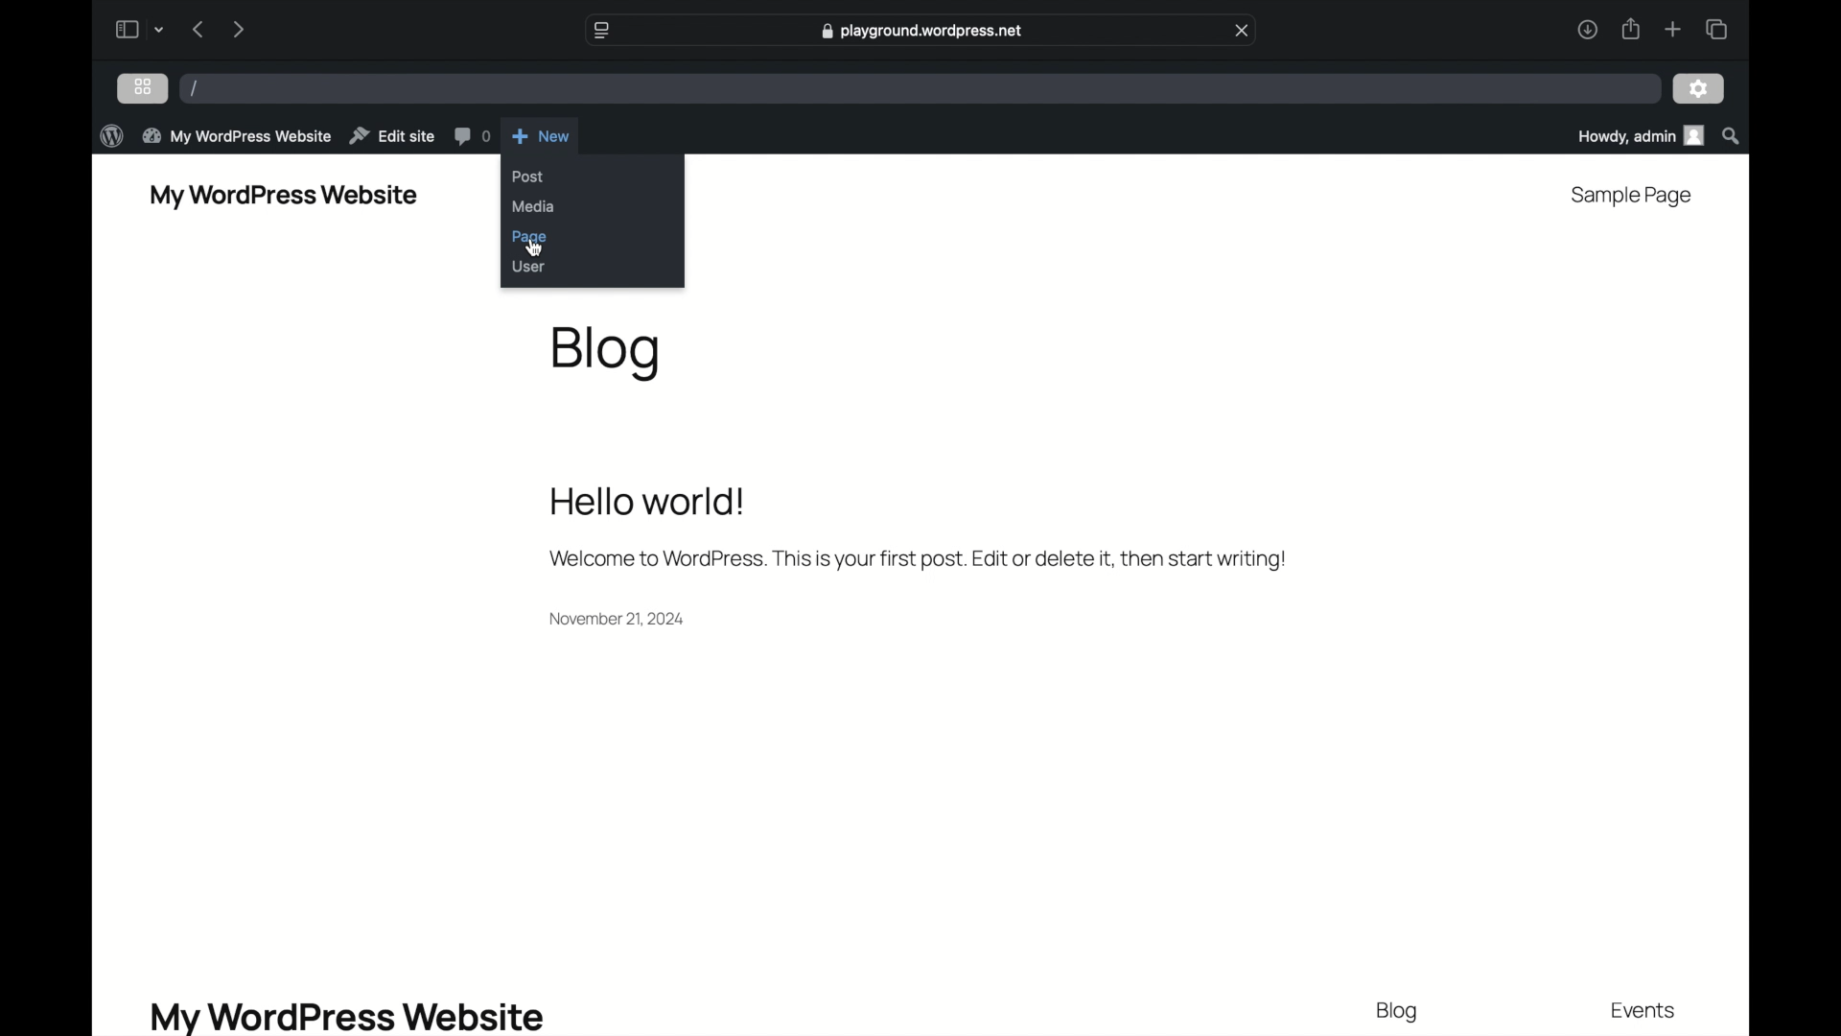 The image size is (1841, 1036). What do you see at coordinates (600, 30) in the screenshot?
I see `website settings` at bounding box center [600, 30].